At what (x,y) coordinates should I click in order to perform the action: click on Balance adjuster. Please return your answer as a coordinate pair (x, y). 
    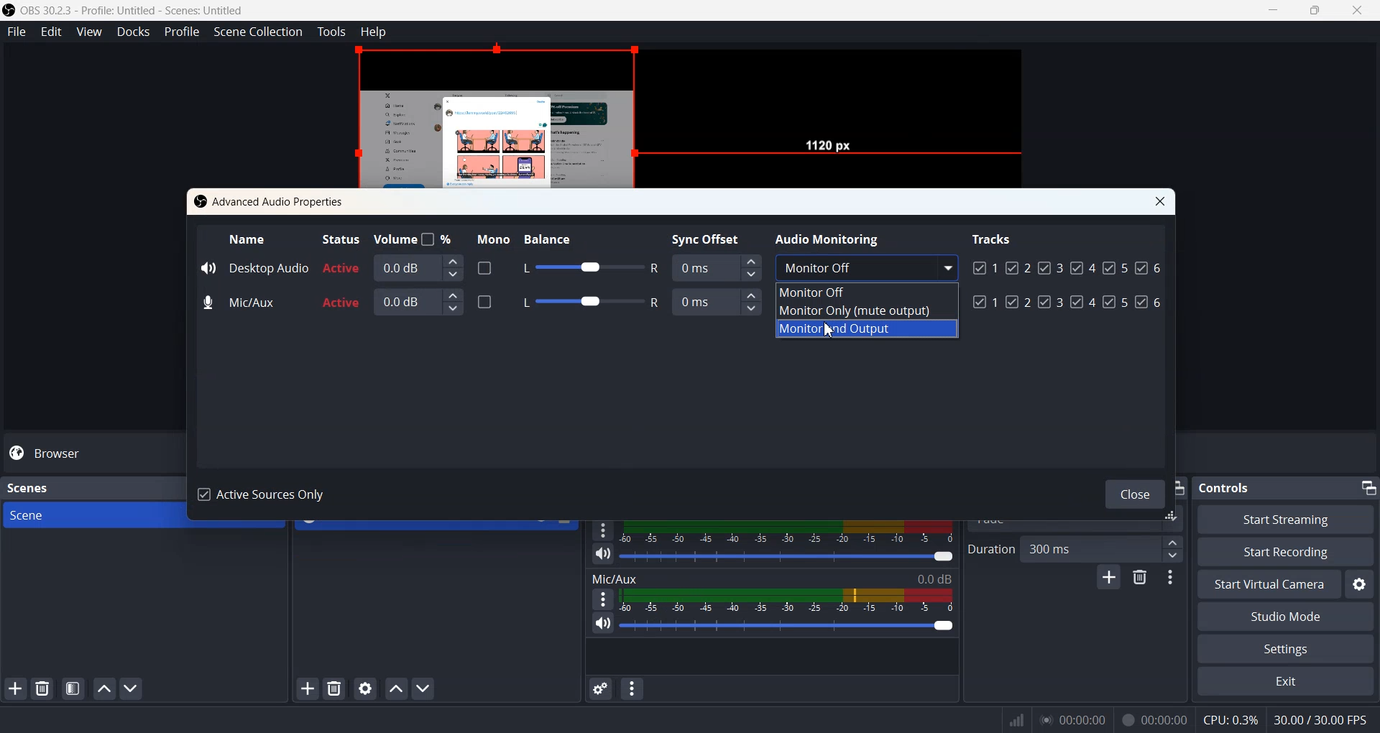
    Looking at the image, I should click on (588, 268).